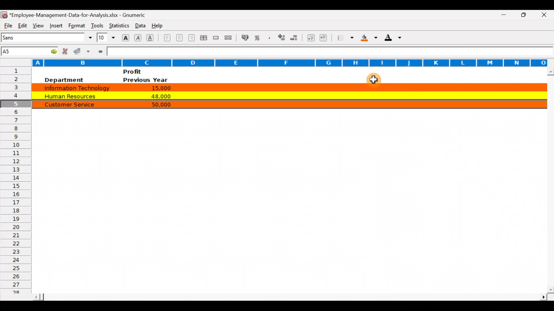 The image size is (554, 311). What do you see at coordinates (549, 180) in the screenshot?
I see `Scroll bar` at bounding box center [549, 180].